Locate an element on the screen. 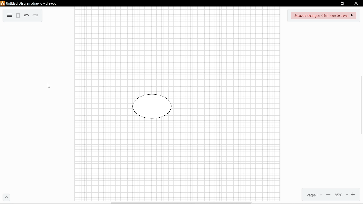 This screenshot has width=363, height=204. the rectangle shape is now deleted from the canvas. is located at coordinates (210, 58).